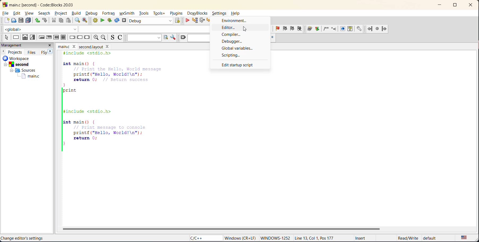 Image resolution: width=479 pixels, height=242 pixels. Describe the element at coordinates (358, 239) in the screenshot. I see `Insert` at that location.